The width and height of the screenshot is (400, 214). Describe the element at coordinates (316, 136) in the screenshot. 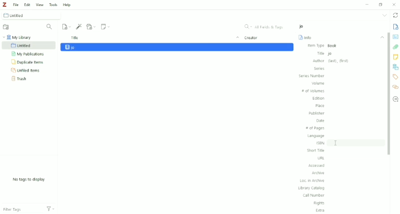

I see `Language` at that location.